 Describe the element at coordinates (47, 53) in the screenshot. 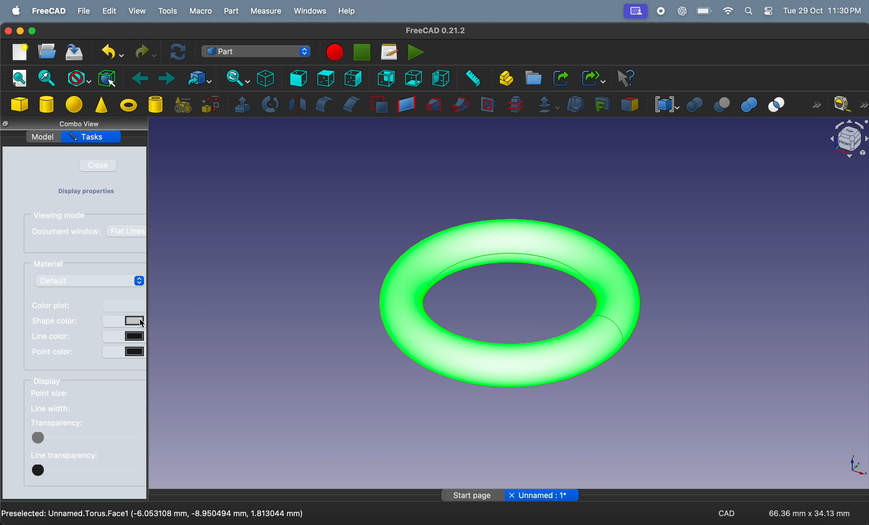

I see `open` at that location.